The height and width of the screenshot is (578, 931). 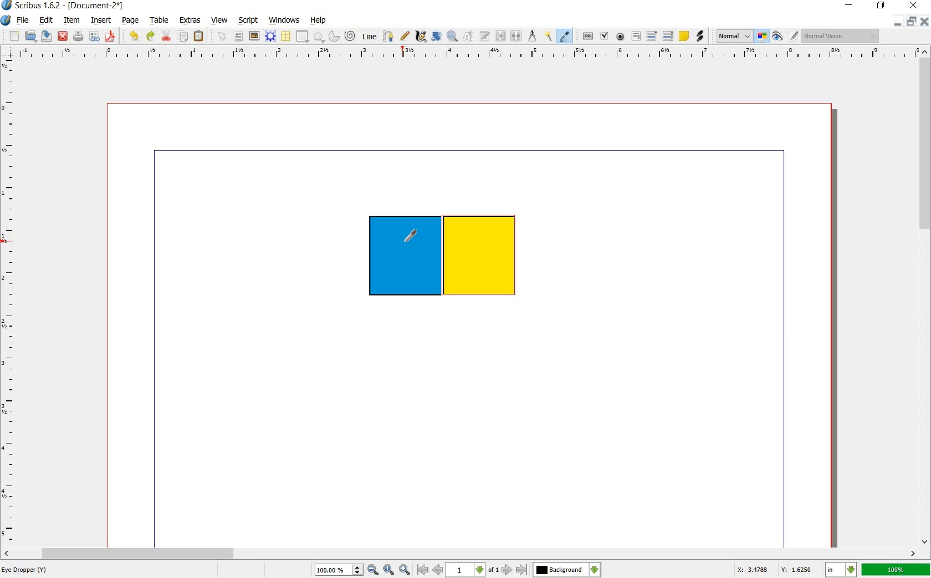 What do you see at coordinates (151, 37) in the screenshot?
I see `redo` at bounding box center [151, 37].